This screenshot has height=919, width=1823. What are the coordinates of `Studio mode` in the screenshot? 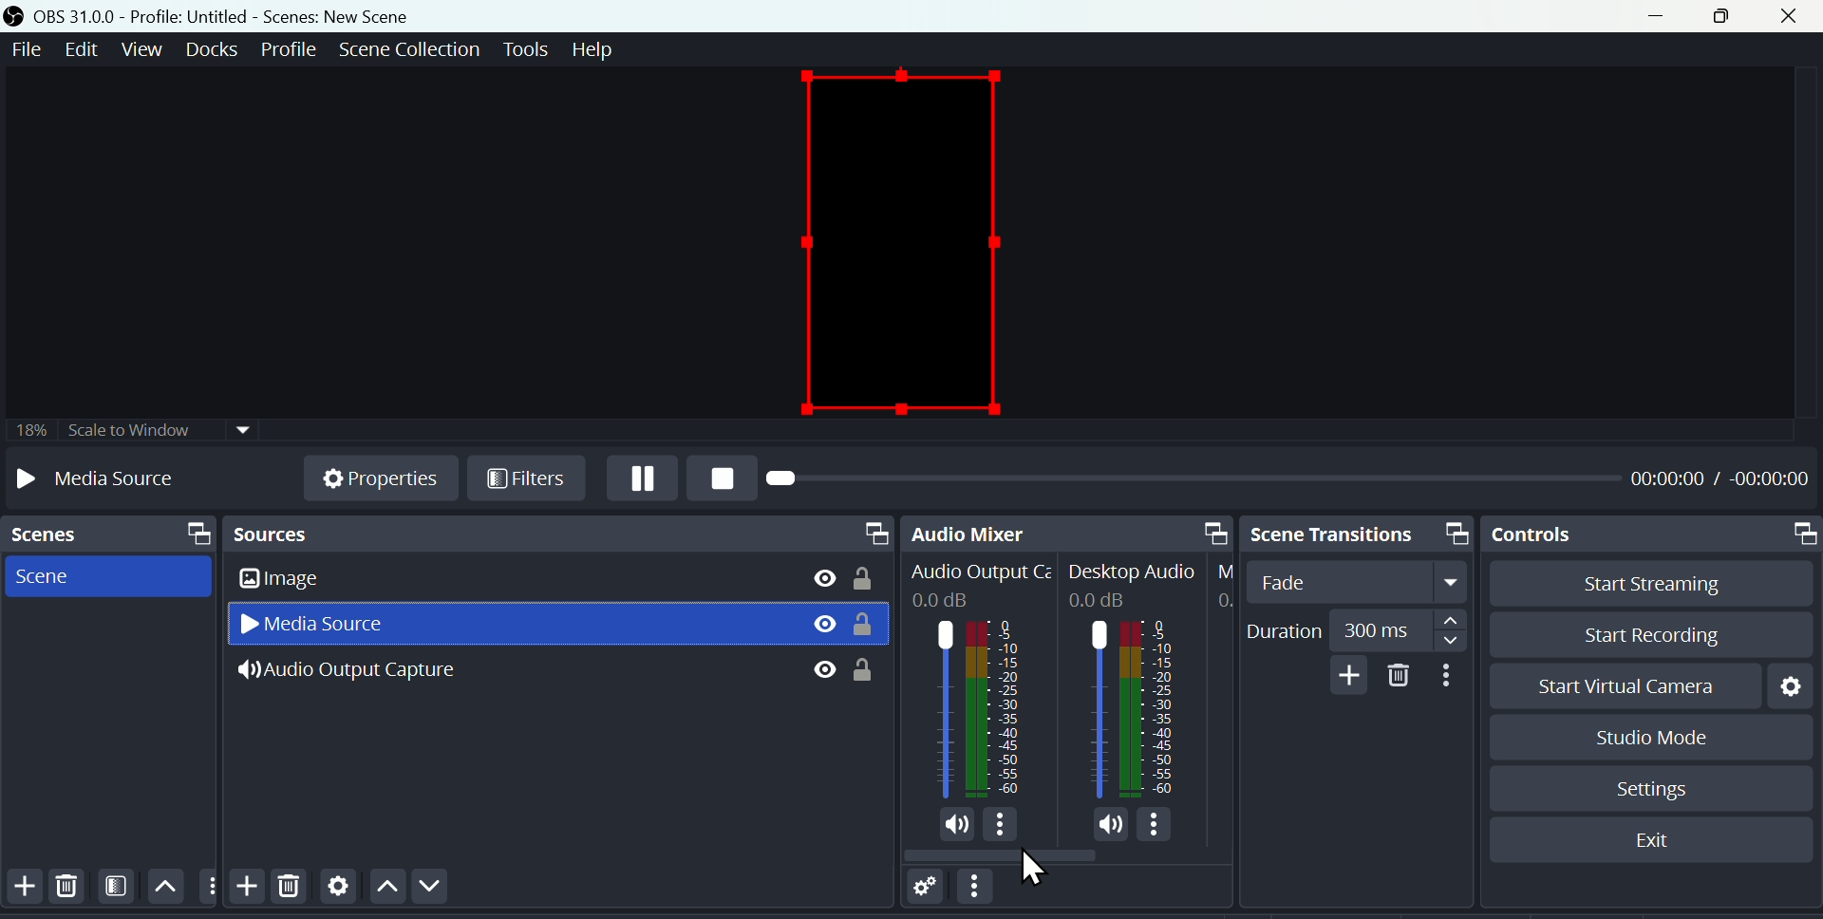 It's located at (1635, 736).